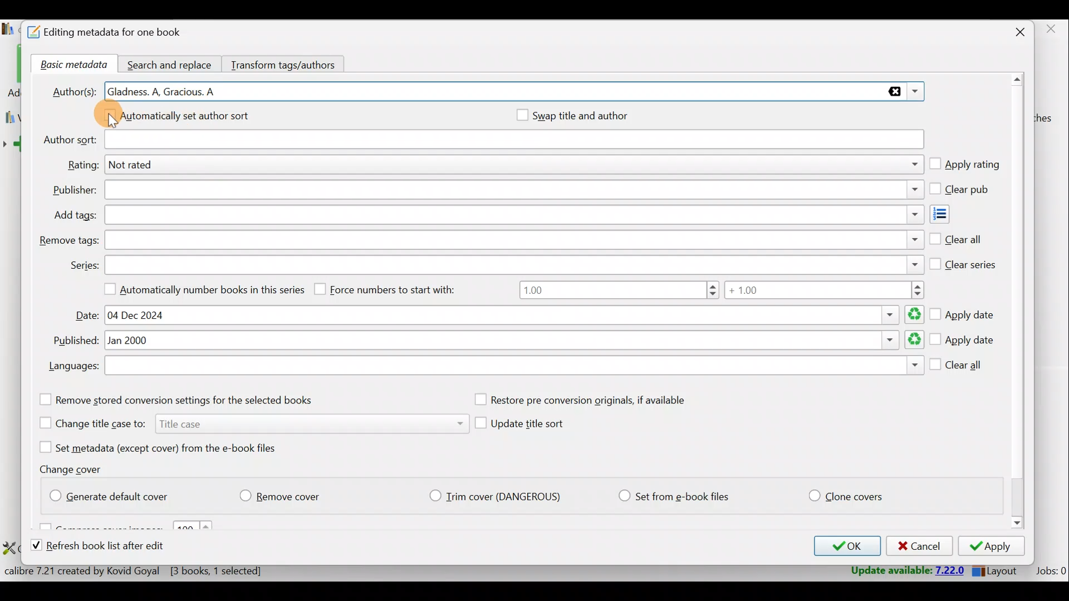 This screenshot has height=601, width=1069. I want to click on Search and replace, so click(171, 63).